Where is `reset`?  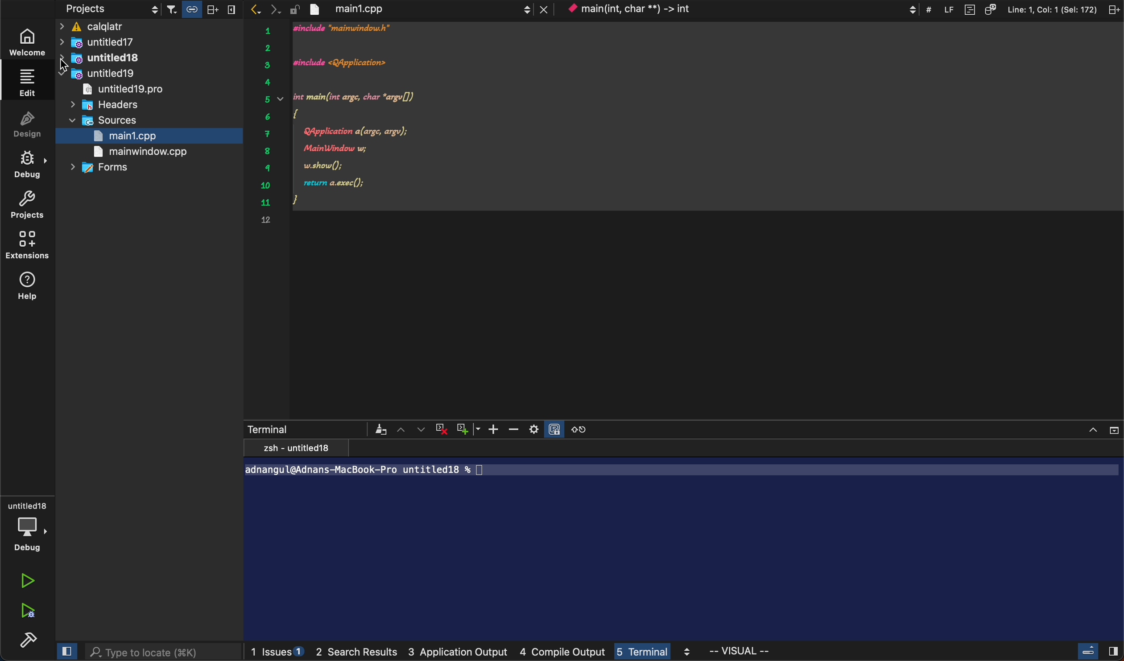 reset is located at coordinates (583, 429).